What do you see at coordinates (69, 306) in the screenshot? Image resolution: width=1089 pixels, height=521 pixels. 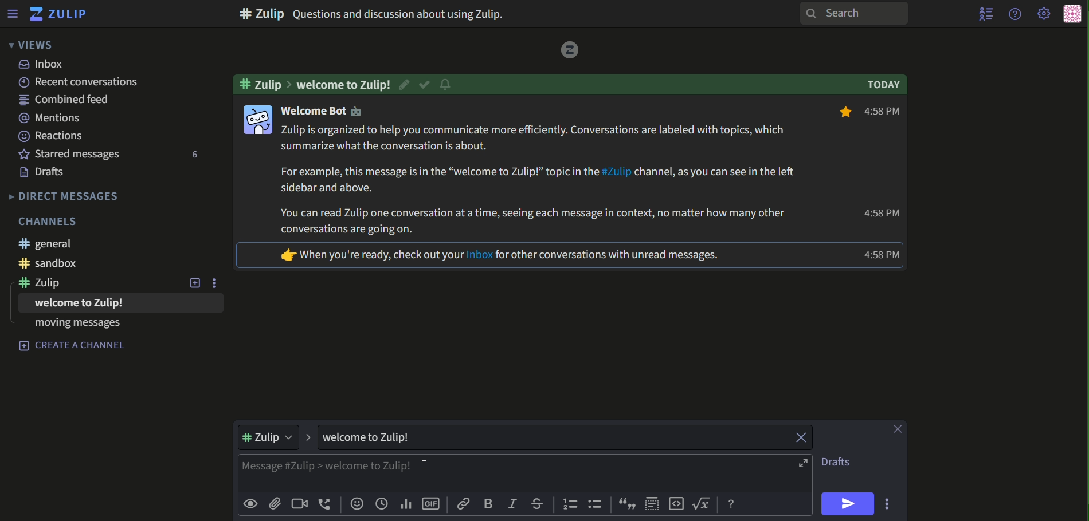 I see `text` at bounding box center [69, 306].